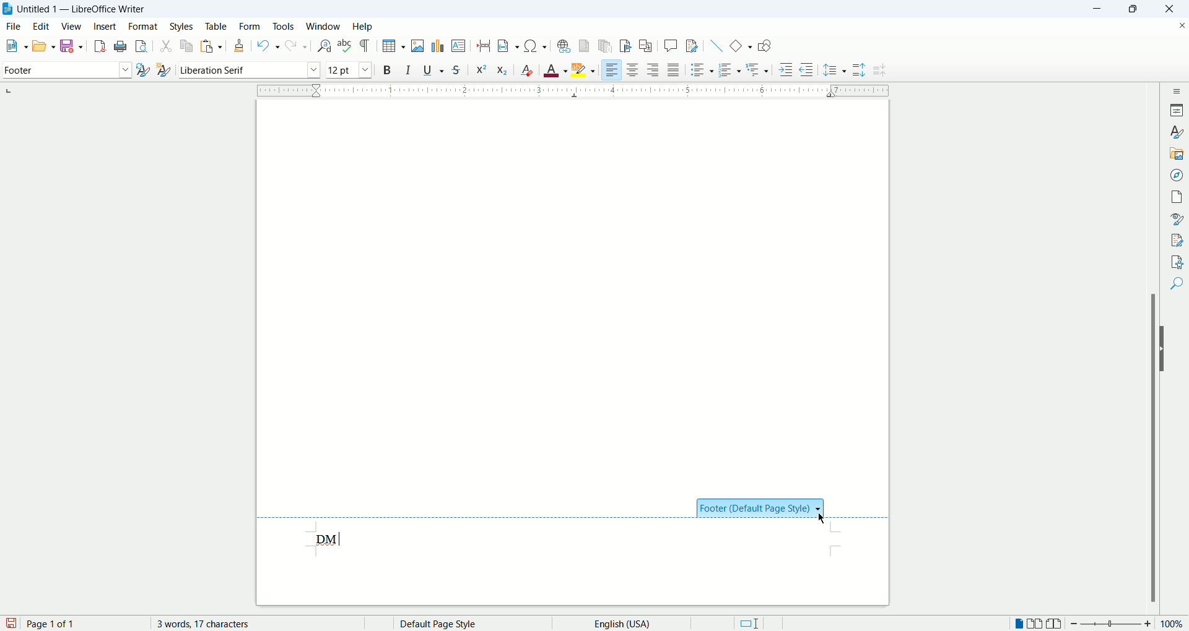 This screenshot has height=631, width=1189. What do you see at coordinates (84, 9) in the screenshot?
I see `Untitled 1 - LibreOffice Writer` at bounding box center [84, 9].